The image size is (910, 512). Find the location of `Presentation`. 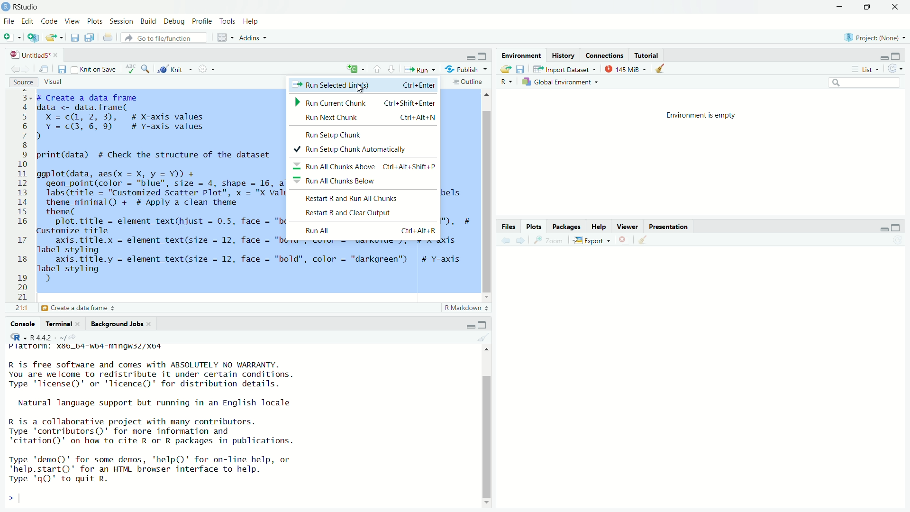

Presentation is located at coordinates (666, 228).